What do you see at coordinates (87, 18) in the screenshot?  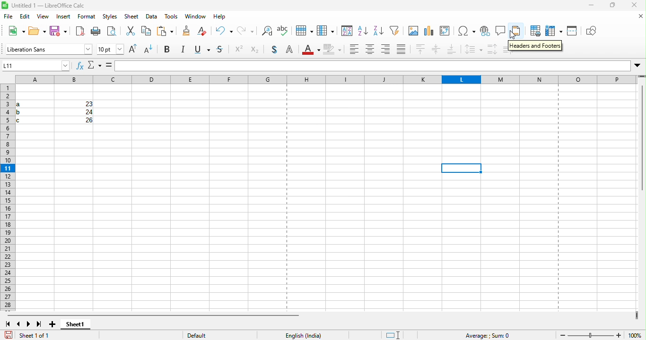 I see `format` at bounding box center [87, 18].